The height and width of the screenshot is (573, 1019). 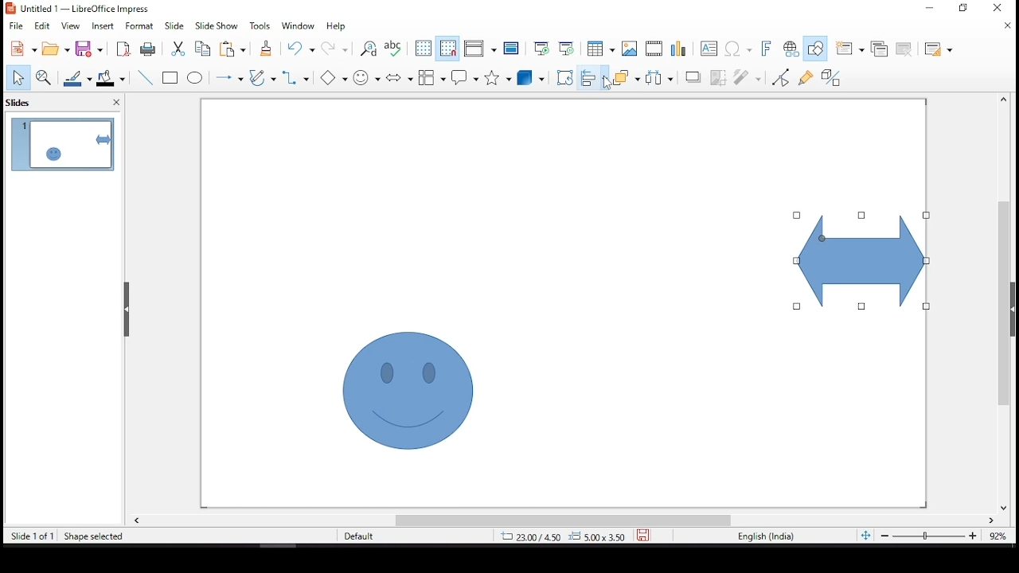 What do you see at coordinates (369, 49) in the screenshot?
I see `find and replace` at bounding box center [369, 49].